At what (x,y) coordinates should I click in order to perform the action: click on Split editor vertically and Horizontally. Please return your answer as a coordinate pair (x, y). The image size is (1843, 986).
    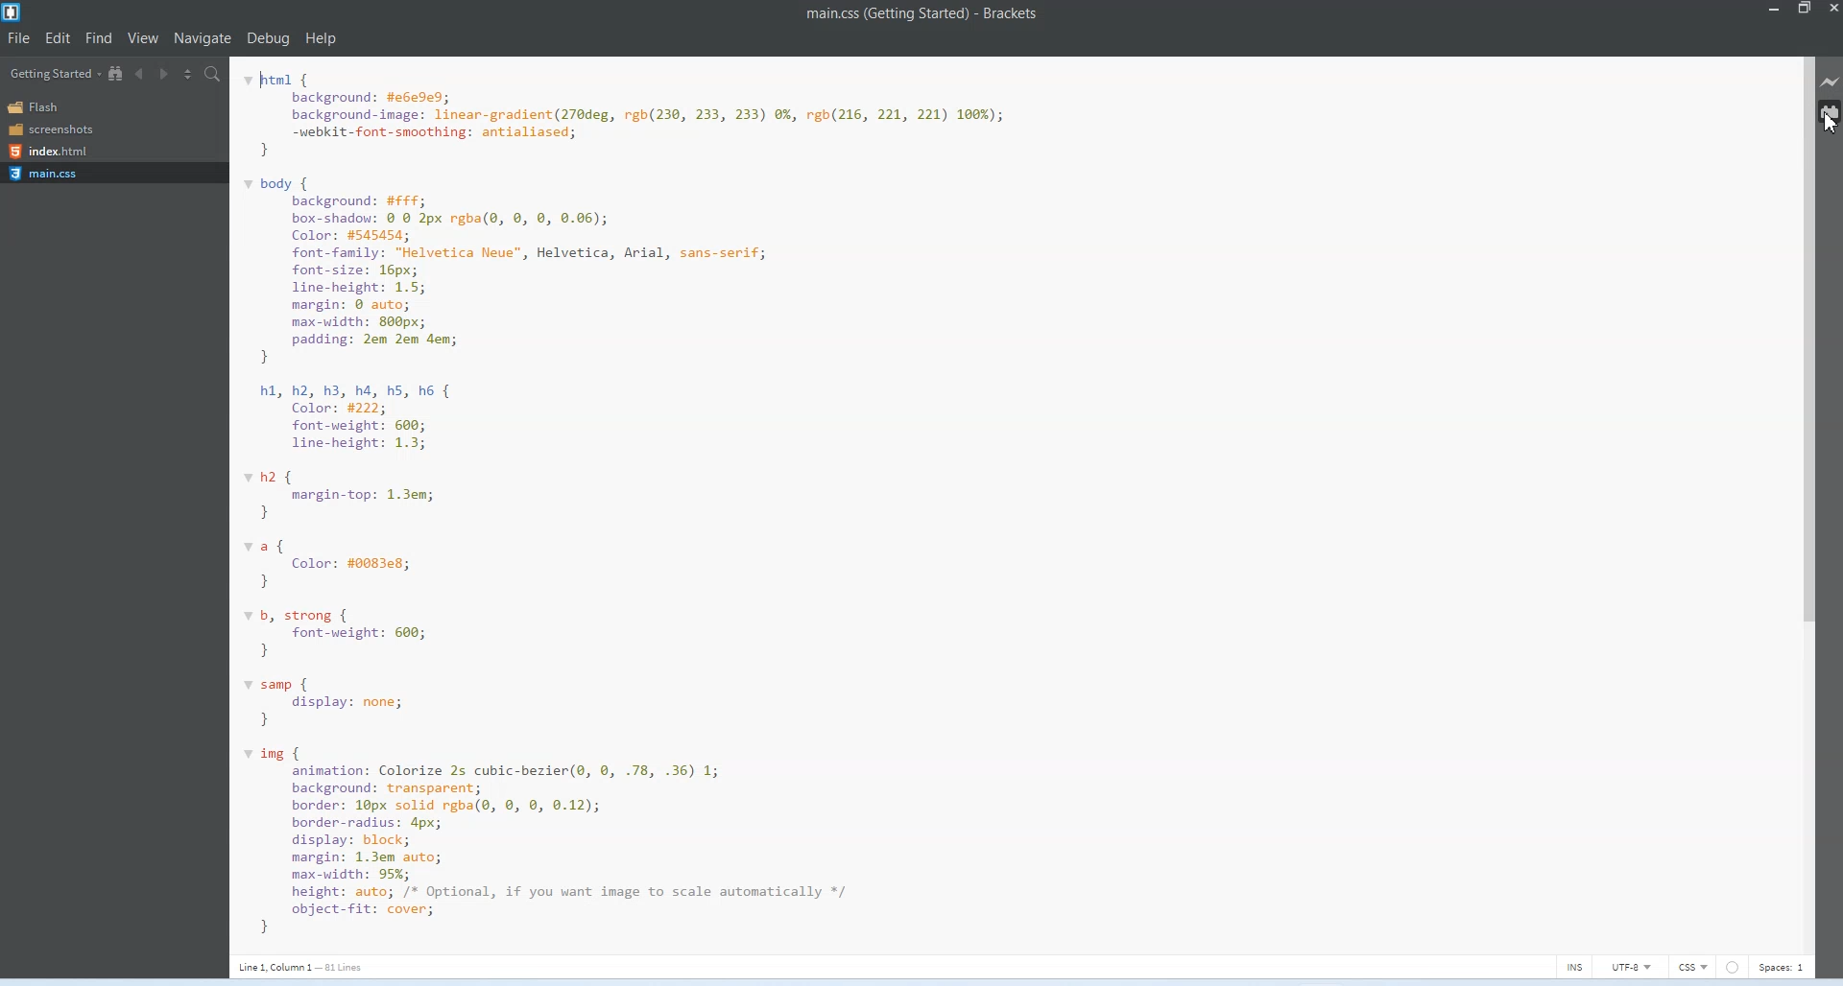
    Looking at the image, I should click on (188, 73).